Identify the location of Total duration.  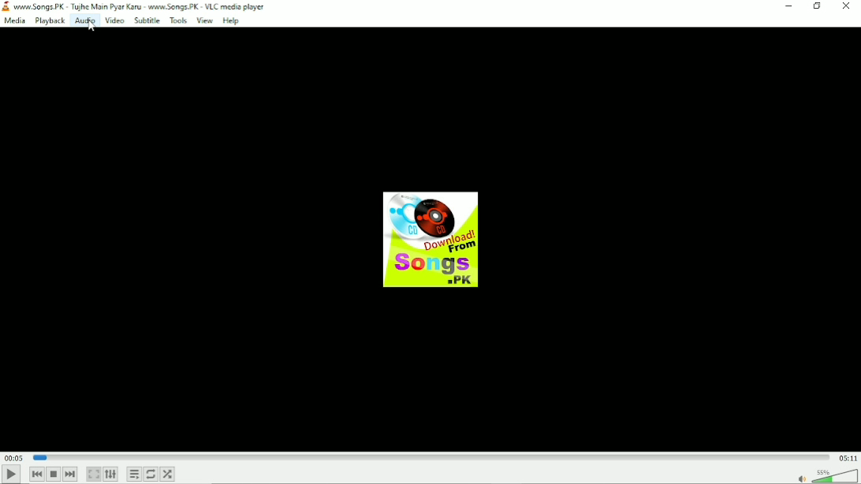
(848, 457).